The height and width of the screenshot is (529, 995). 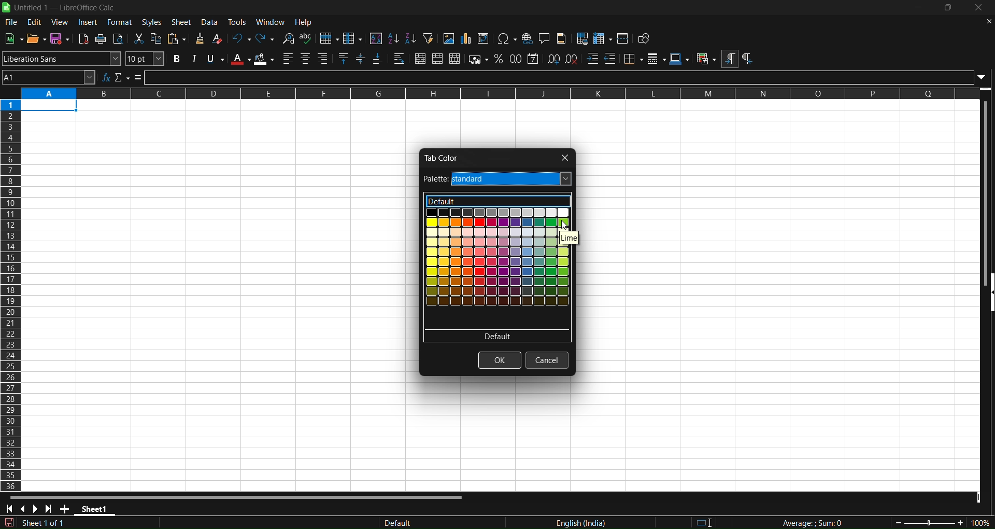 I want to click on freeze rows and columns, so click(x=603, y=38).